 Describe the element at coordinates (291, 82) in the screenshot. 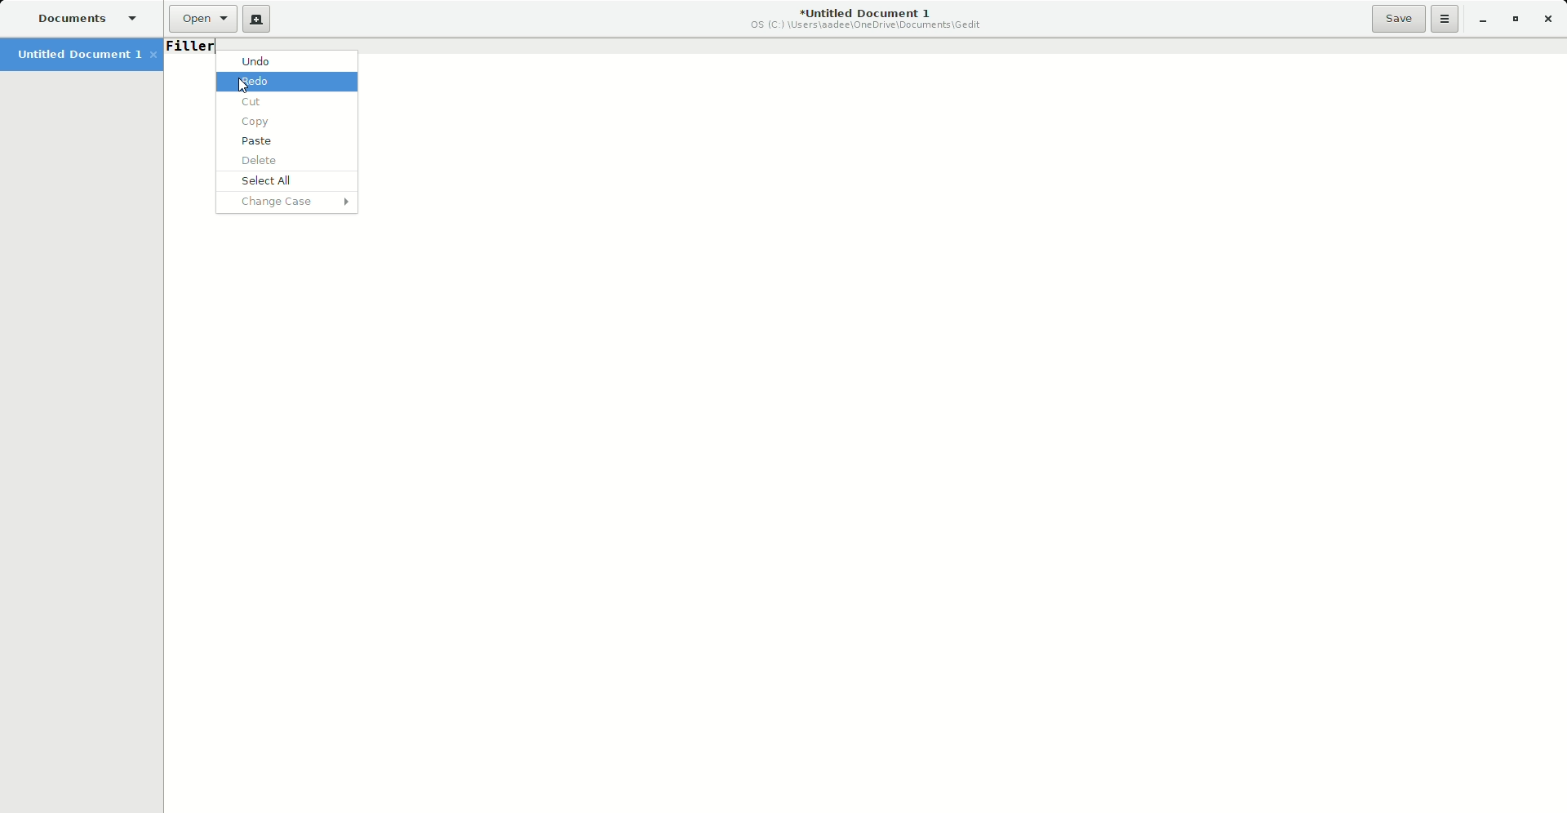

I see `Redo` at that location.